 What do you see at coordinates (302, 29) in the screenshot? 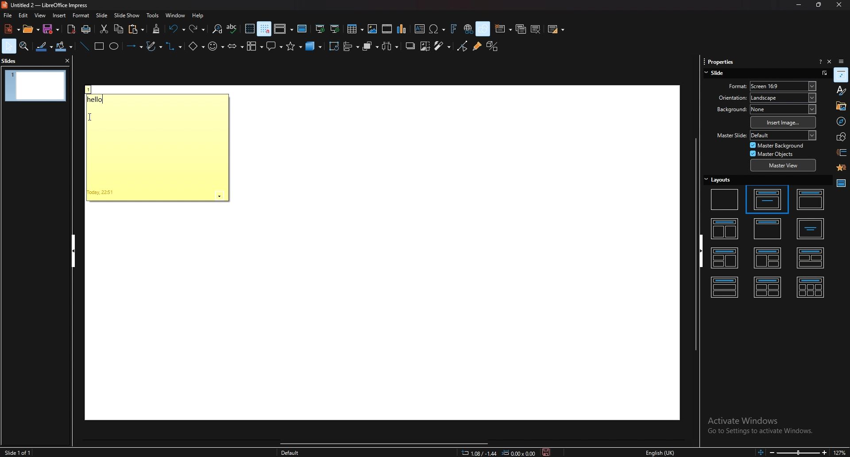
I see `master slides` at bounding box center [302, 29].